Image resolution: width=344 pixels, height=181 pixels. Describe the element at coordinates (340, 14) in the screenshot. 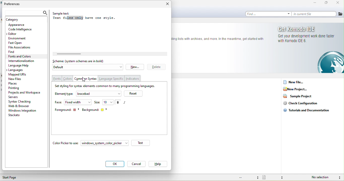

I see `file` at that location.